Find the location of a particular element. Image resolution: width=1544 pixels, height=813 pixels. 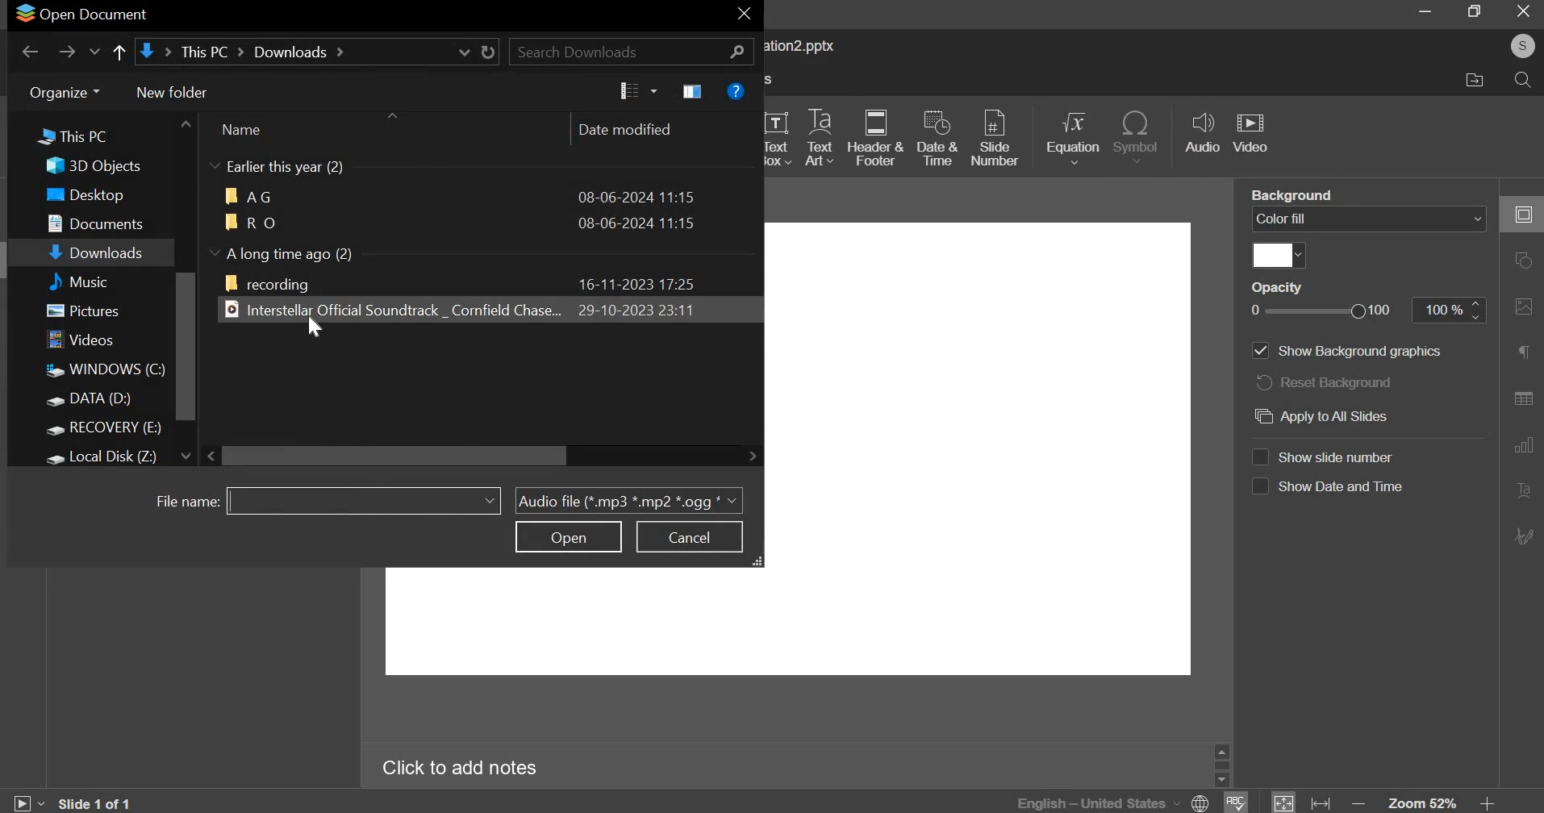

open document is located at coordinates (81, 15).